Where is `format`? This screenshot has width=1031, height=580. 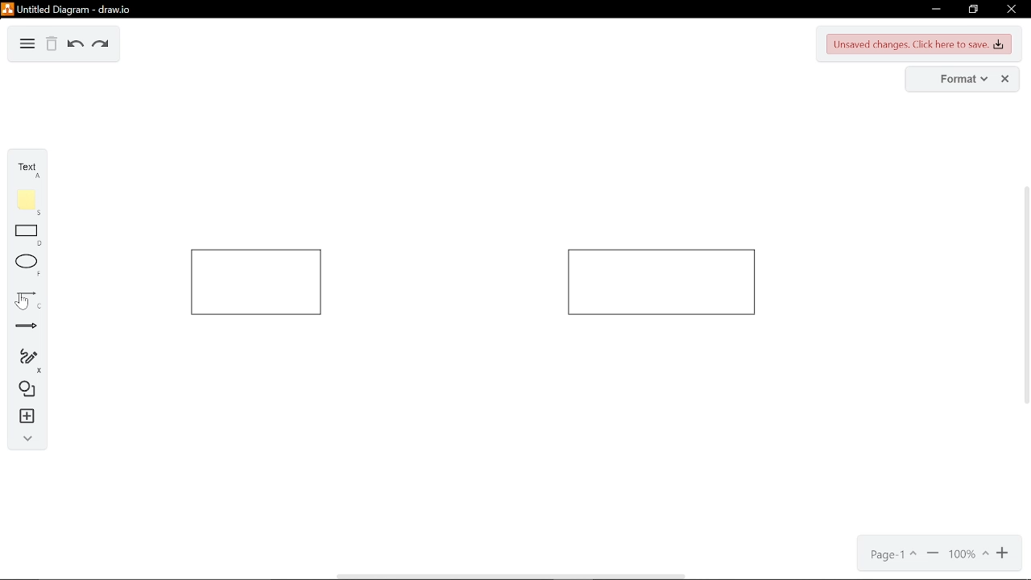 format is located at coordinates (954, 79).